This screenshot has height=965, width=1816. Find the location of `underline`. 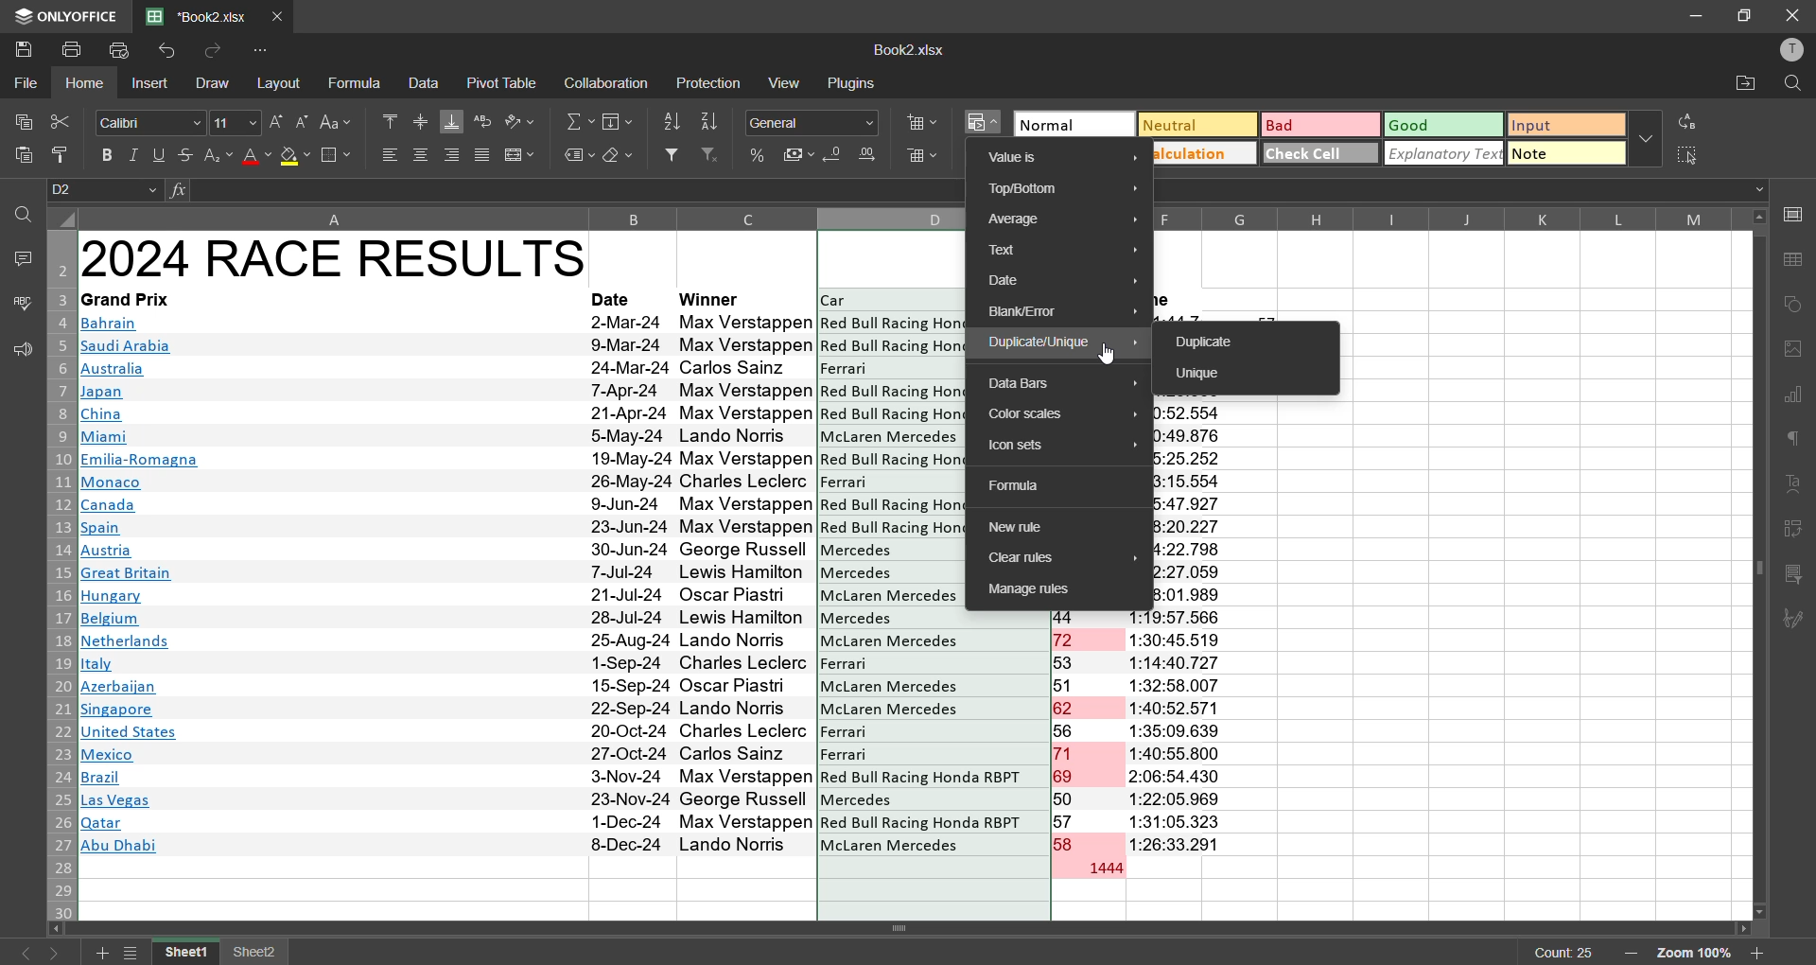

underline is located at coordinates (160, 153).